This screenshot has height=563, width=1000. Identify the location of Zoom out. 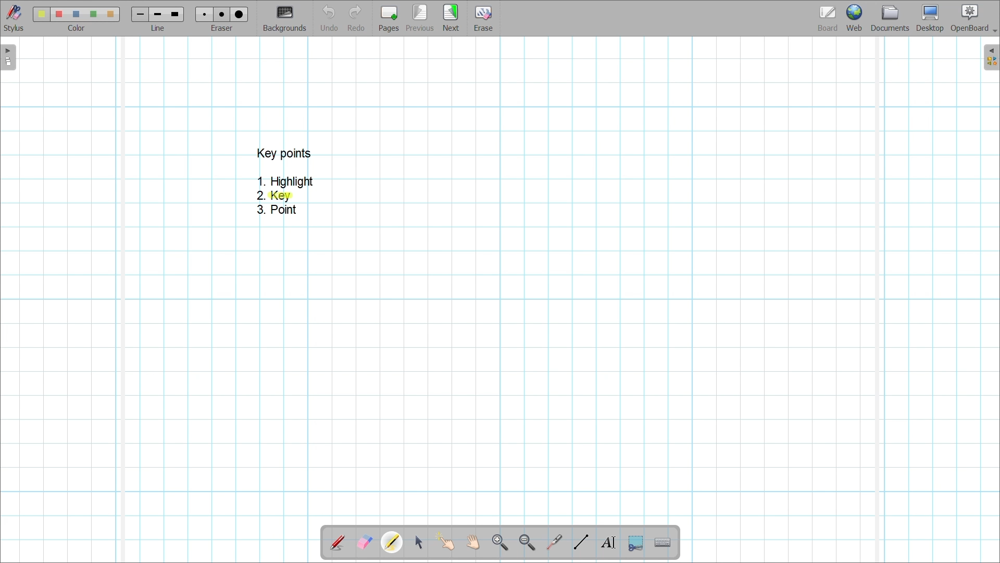
(528, 543).